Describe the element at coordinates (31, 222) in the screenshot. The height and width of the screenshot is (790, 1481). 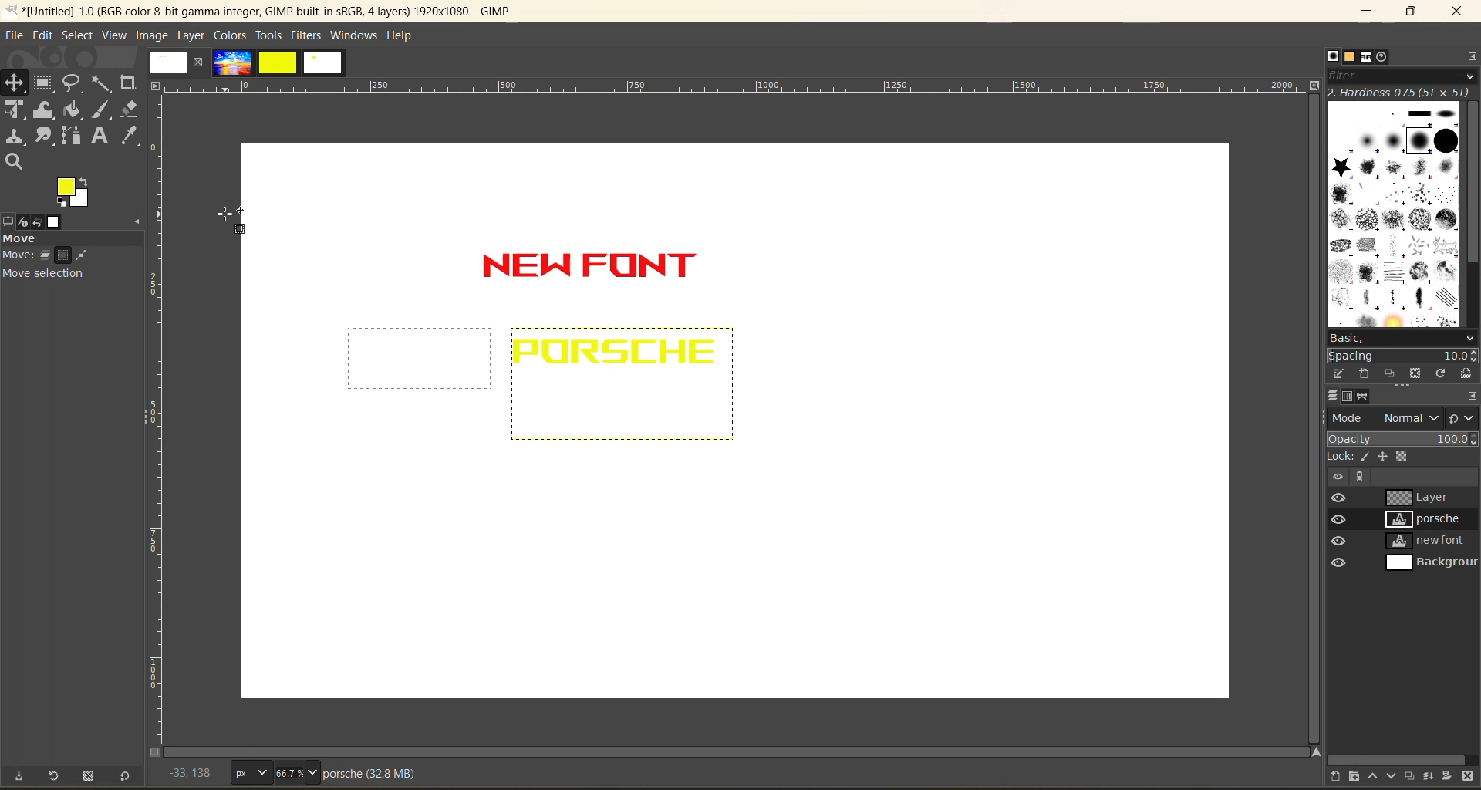
I see `device status redo` at that location.